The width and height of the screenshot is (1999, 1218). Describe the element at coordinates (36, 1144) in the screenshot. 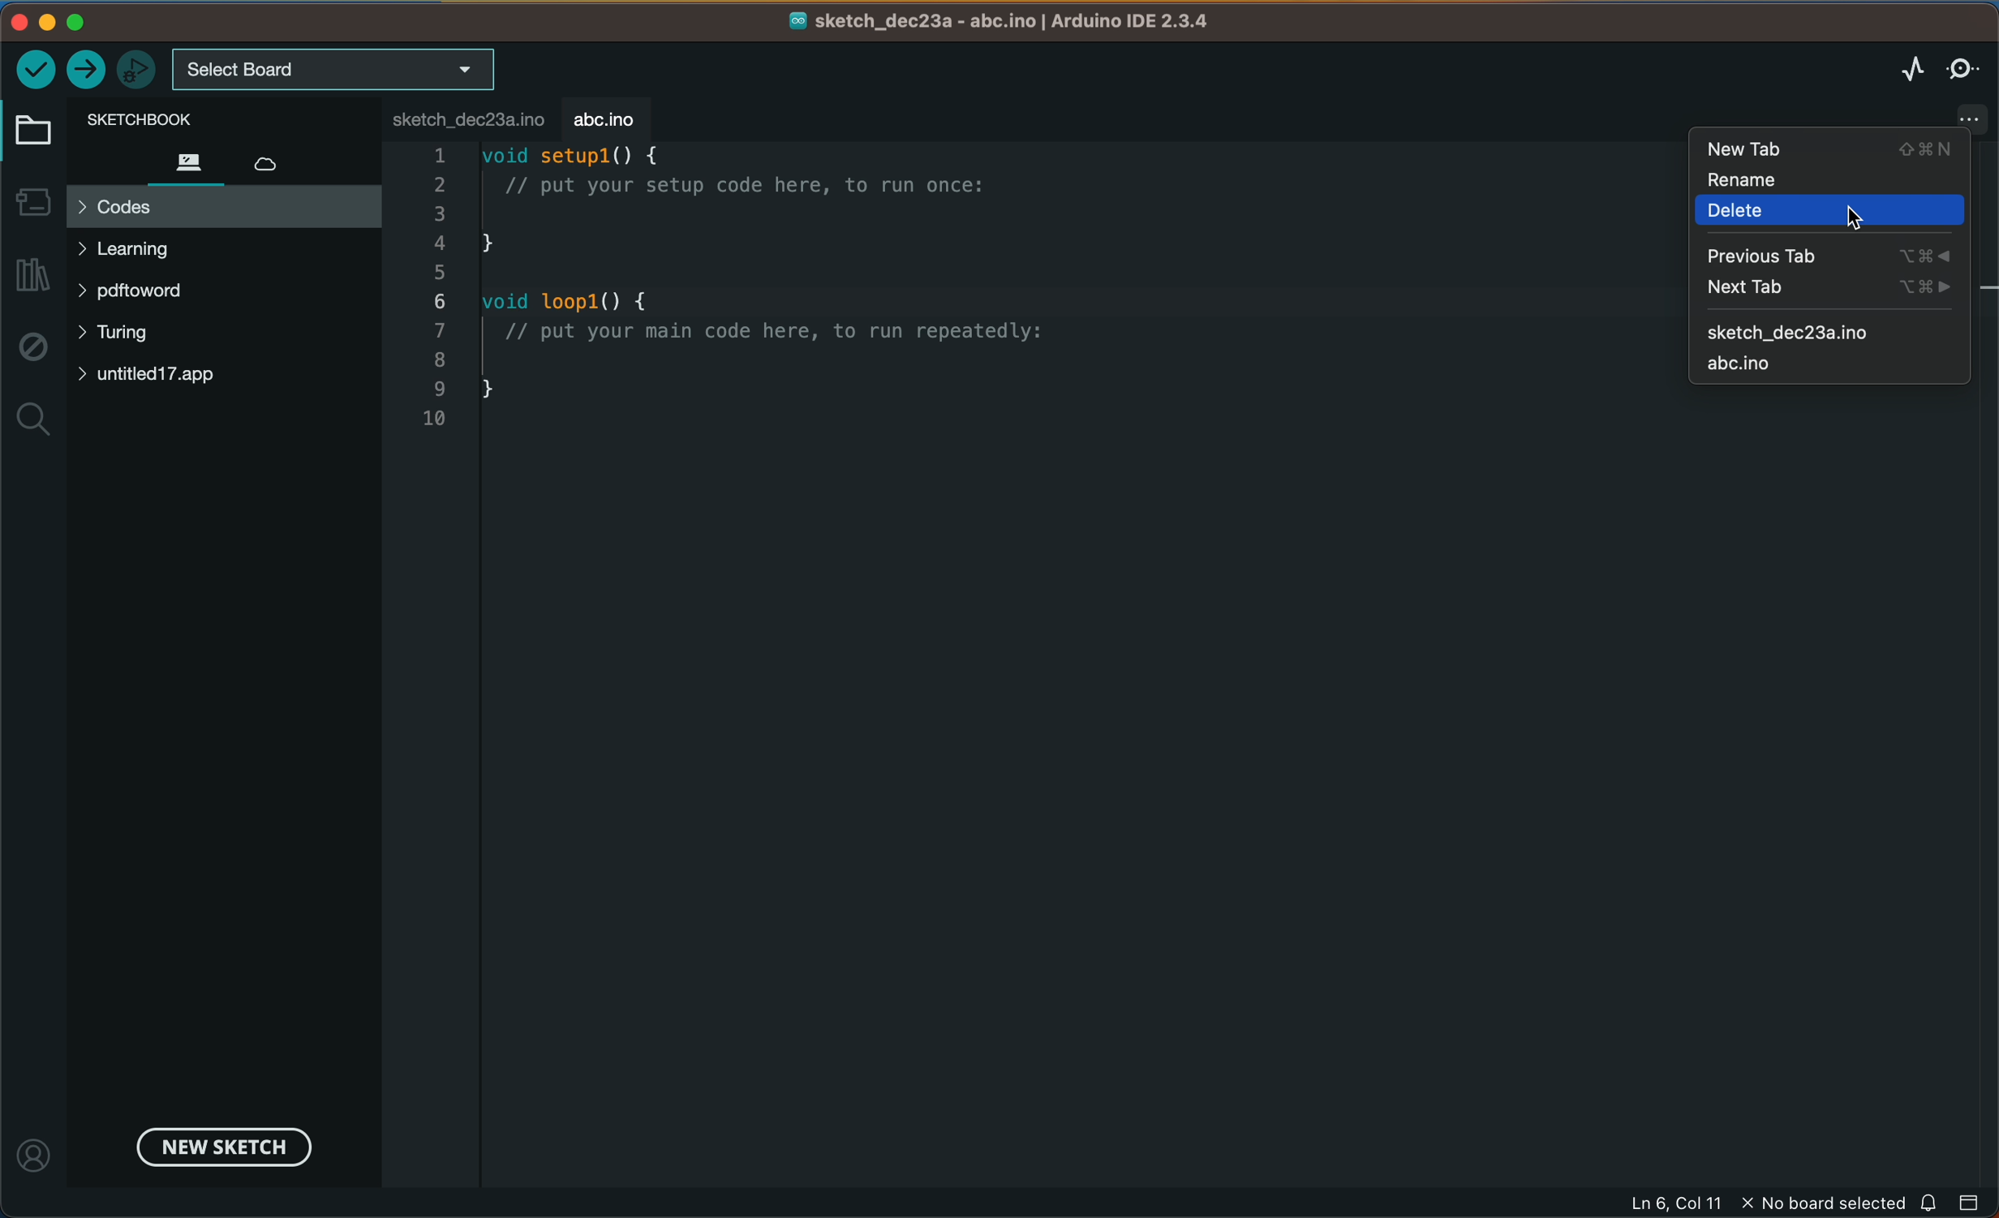

I see `profile` at that location.